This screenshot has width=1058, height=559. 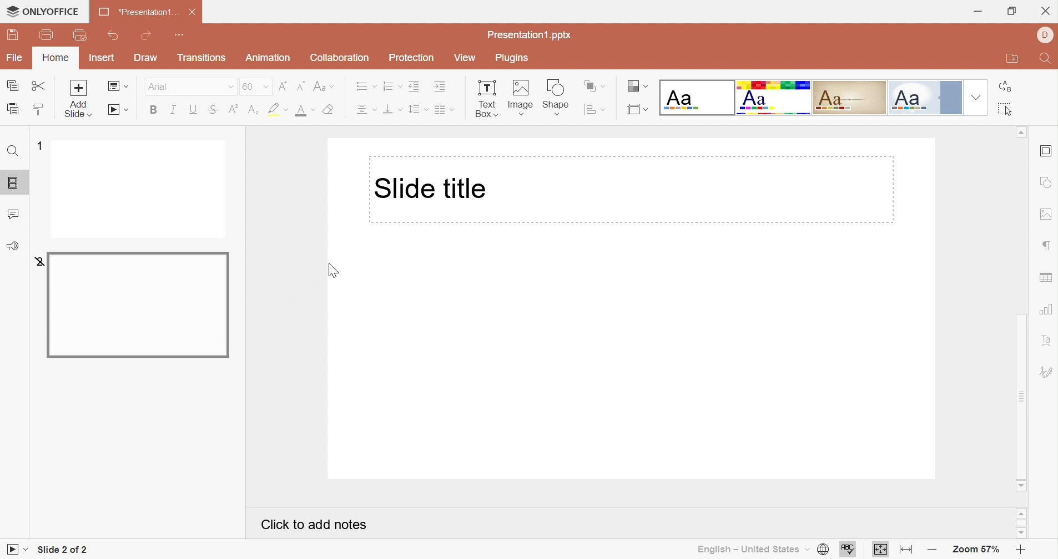 What do you see at coordinates (139, 12) in the screenshot?
I see `*Presentation1...` at bounding box center [139, 12].